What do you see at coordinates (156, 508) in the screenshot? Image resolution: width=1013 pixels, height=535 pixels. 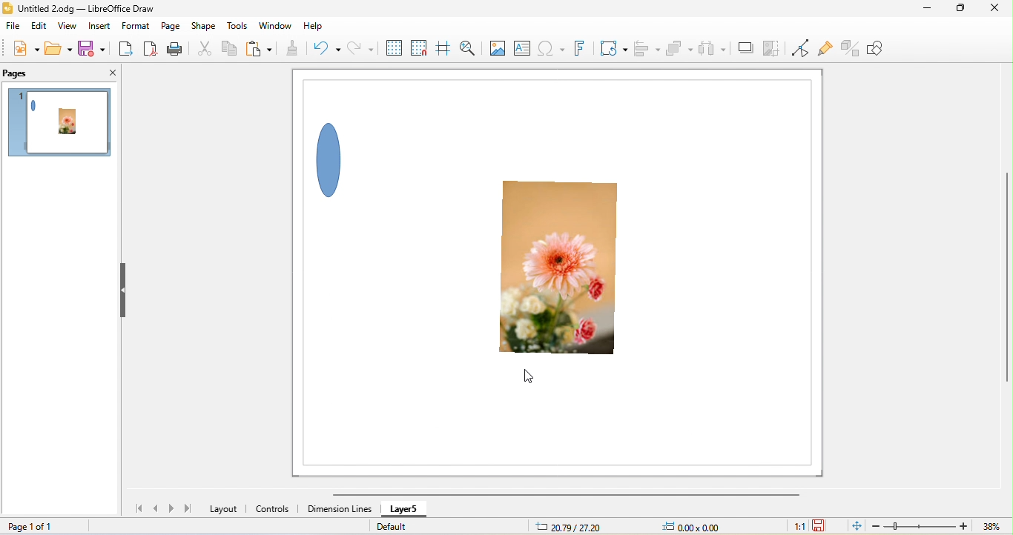 I see `previous page` at bounding box center [156, 508].